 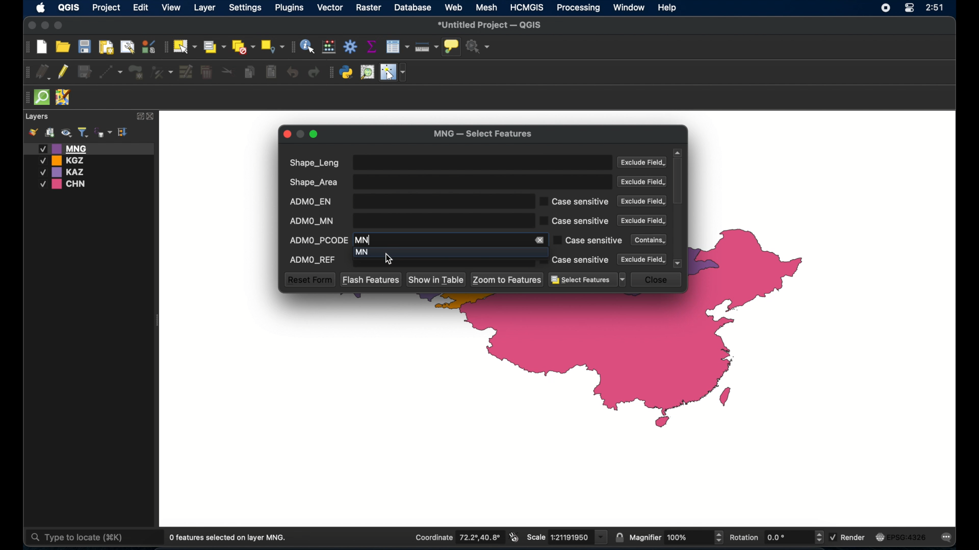 I want to click on view, so click(x=172, y=8).